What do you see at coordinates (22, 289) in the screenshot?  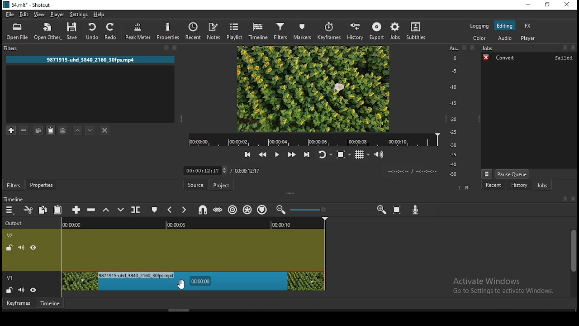 I see `(un)mute` at bounding box center [22, 289].